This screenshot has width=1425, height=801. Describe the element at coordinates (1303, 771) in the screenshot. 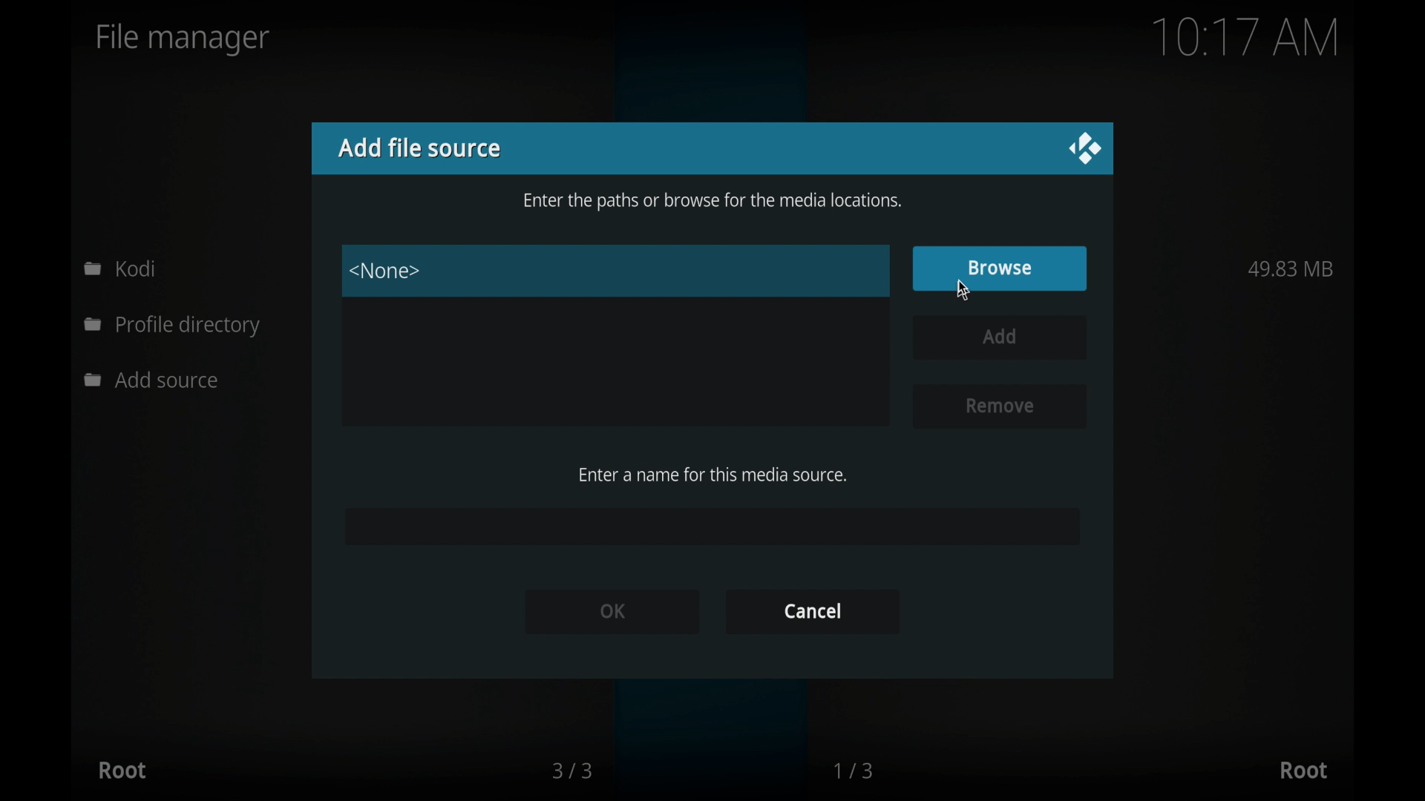

I see `root` at that location.